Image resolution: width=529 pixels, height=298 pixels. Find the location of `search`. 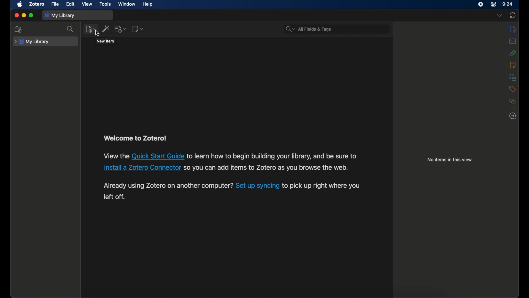

search is located at coordinates (309, 29).